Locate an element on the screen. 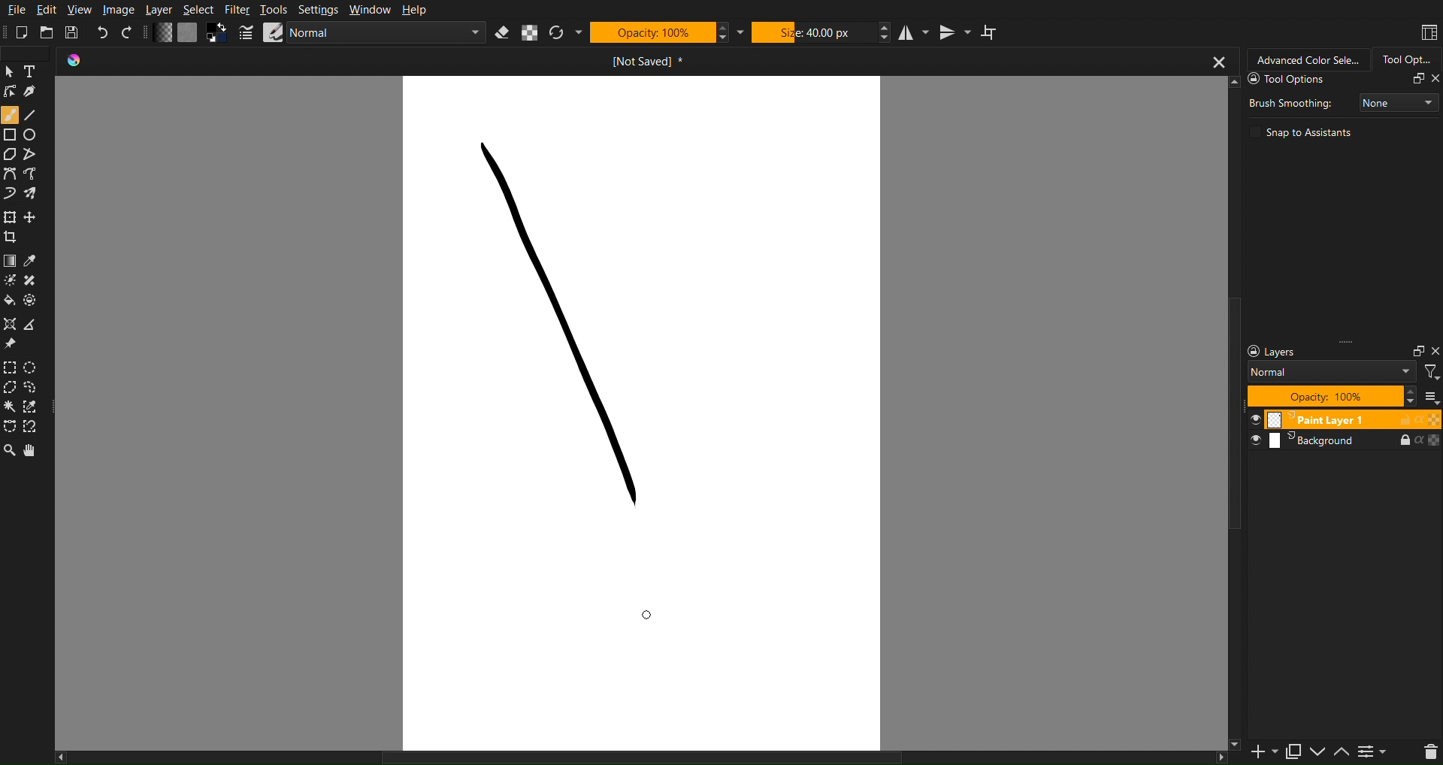 This screenshot has height=765, width=1443. Save is located at coordinates (74, 32).